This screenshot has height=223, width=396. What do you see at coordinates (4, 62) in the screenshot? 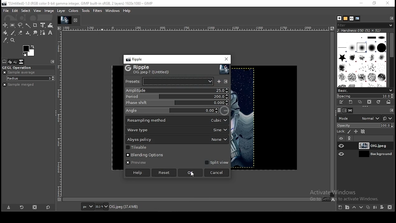
I see `tool option` at bounding box center [4, 62].